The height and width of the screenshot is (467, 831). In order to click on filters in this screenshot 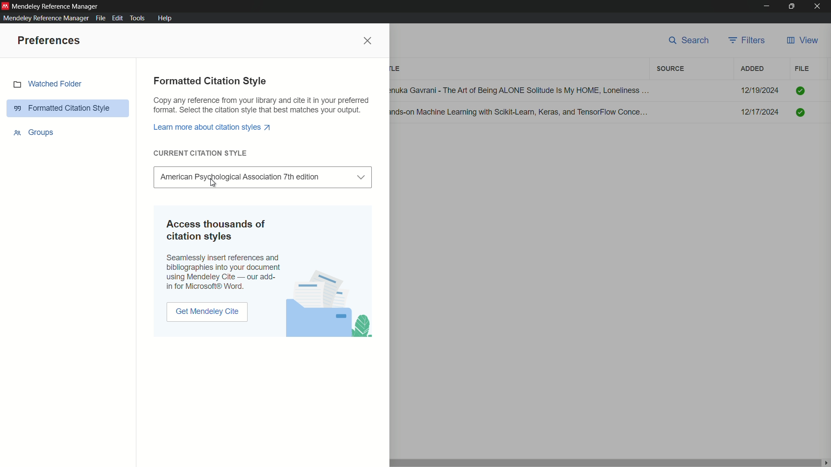, I will do `click(748, 41)`.